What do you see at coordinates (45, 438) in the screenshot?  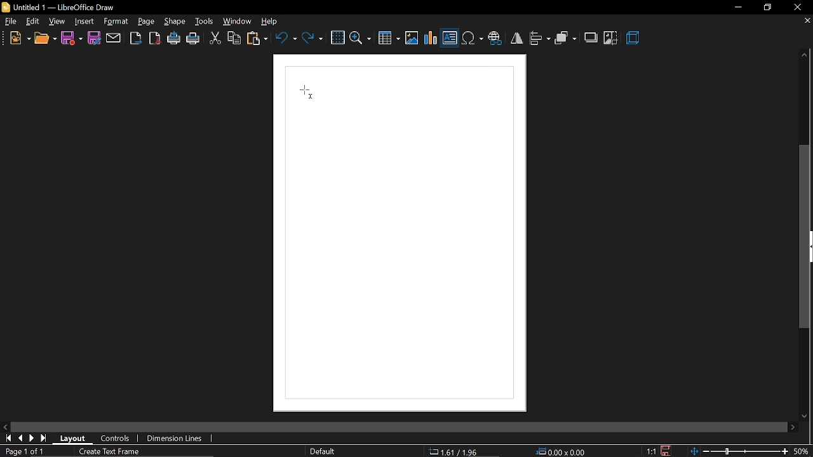 I see `next page` at bounding box center [45, 438].